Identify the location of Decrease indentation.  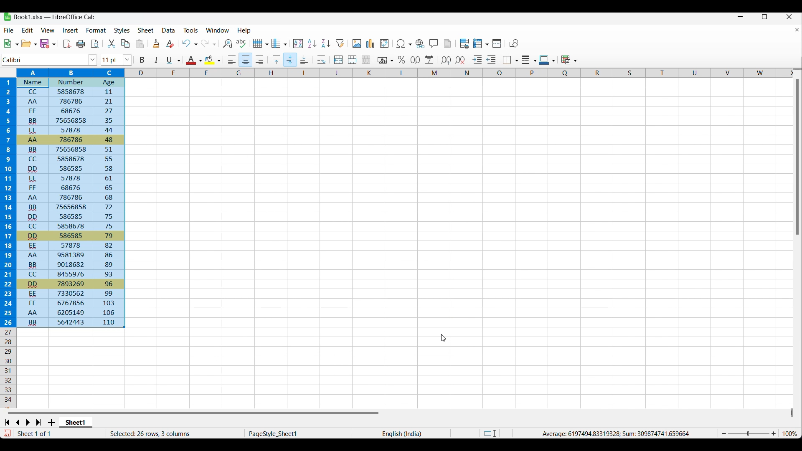
(492, 59).